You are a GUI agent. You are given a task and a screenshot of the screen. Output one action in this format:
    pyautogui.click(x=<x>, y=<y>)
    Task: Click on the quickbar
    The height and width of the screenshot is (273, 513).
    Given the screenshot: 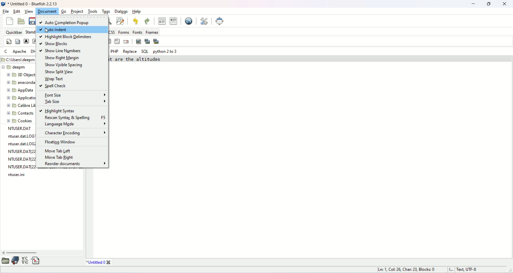 What is the action you would take?
    pyautogui.click(x=13, y=32)
    